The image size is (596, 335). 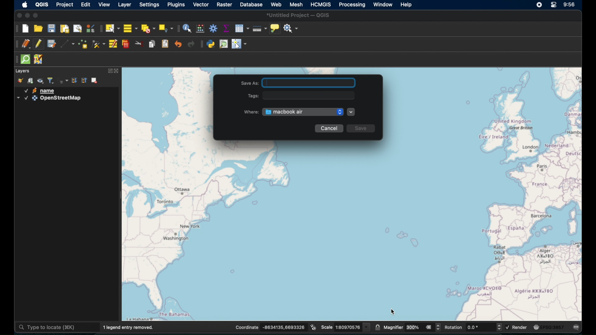 What do you see at coordinates (84, 80) in the screenshot?
I see `collapse all` at bounding box center [84, 80].